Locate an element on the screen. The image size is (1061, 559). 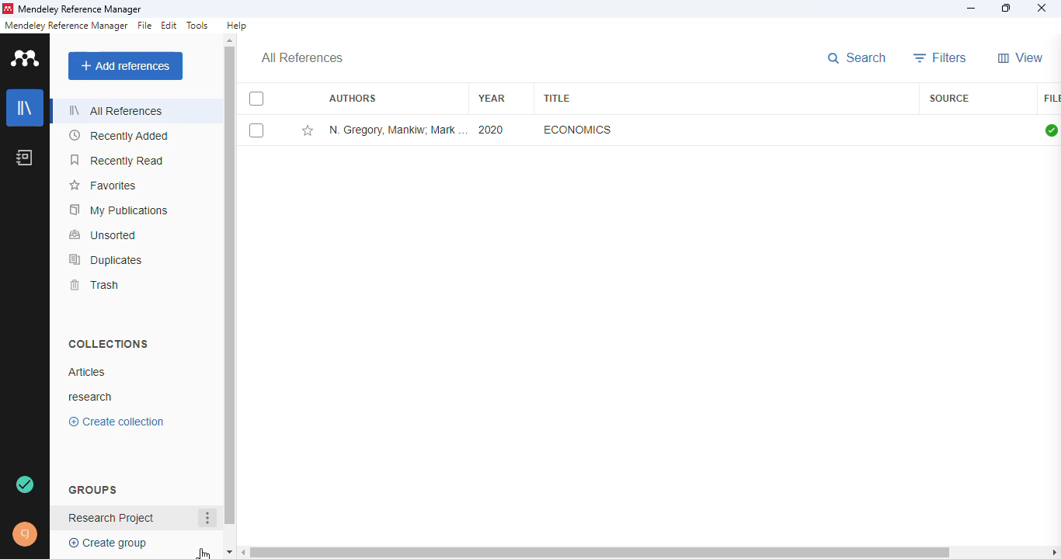
create group is located at coordinates (107, 543).